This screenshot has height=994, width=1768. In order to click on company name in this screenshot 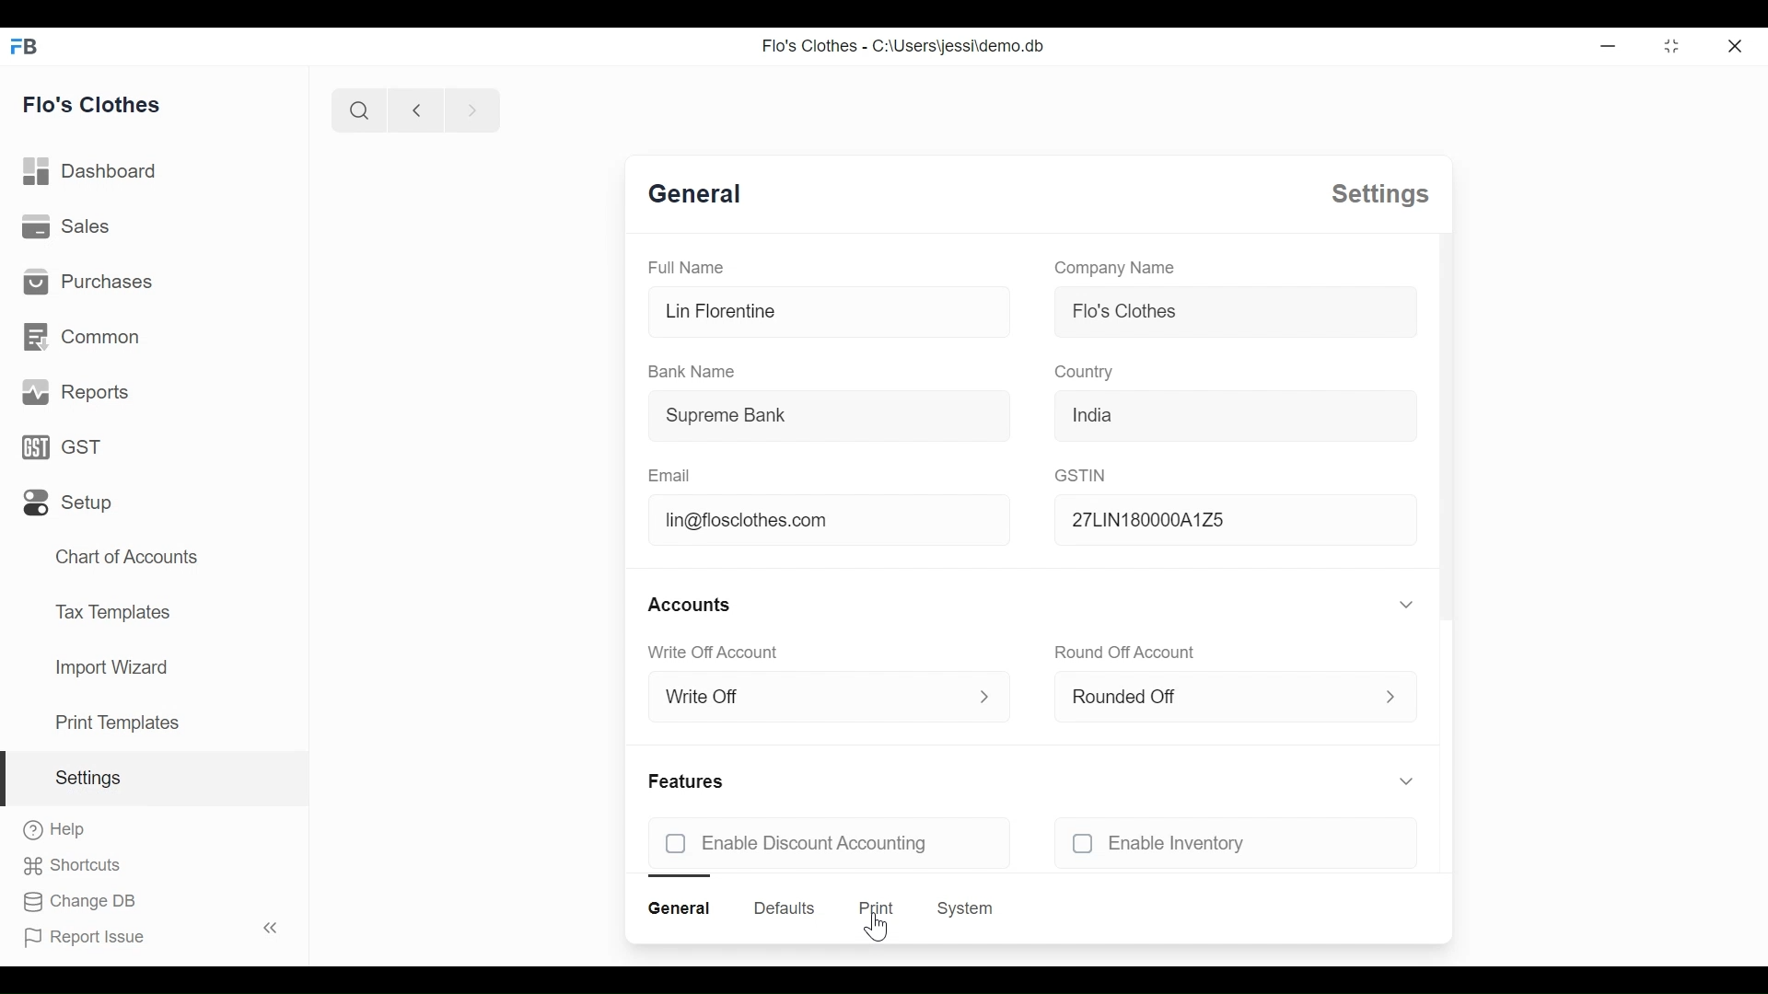, I will do `click(1114, 268)`.